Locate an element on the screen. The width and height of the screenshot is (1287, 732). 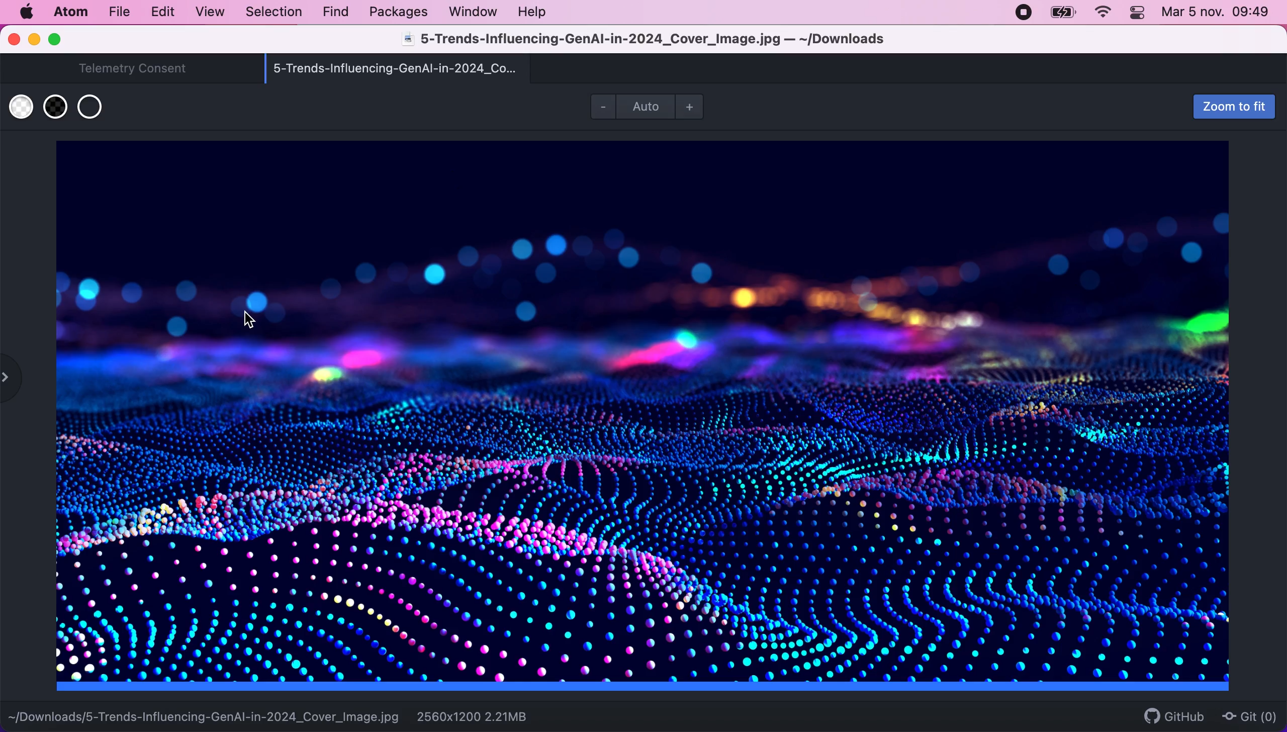
edit is located at coordinates (162, 11).